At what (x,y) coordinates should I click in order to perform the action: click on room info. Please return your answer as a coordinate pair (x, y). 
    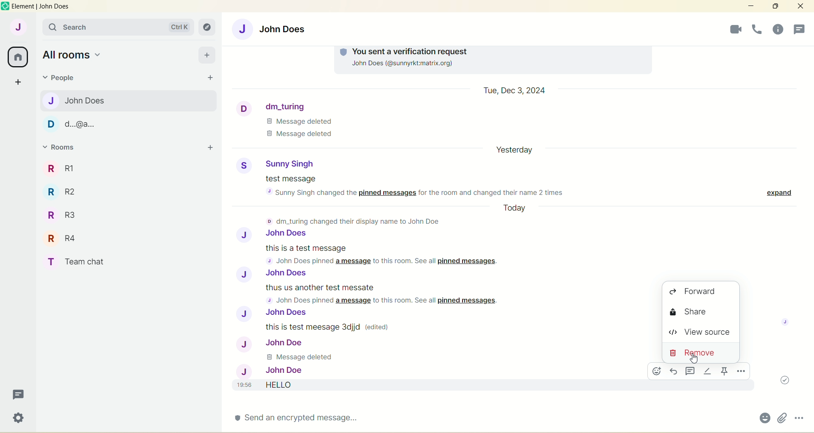
    Looking at the image, I should click on (758, 29).